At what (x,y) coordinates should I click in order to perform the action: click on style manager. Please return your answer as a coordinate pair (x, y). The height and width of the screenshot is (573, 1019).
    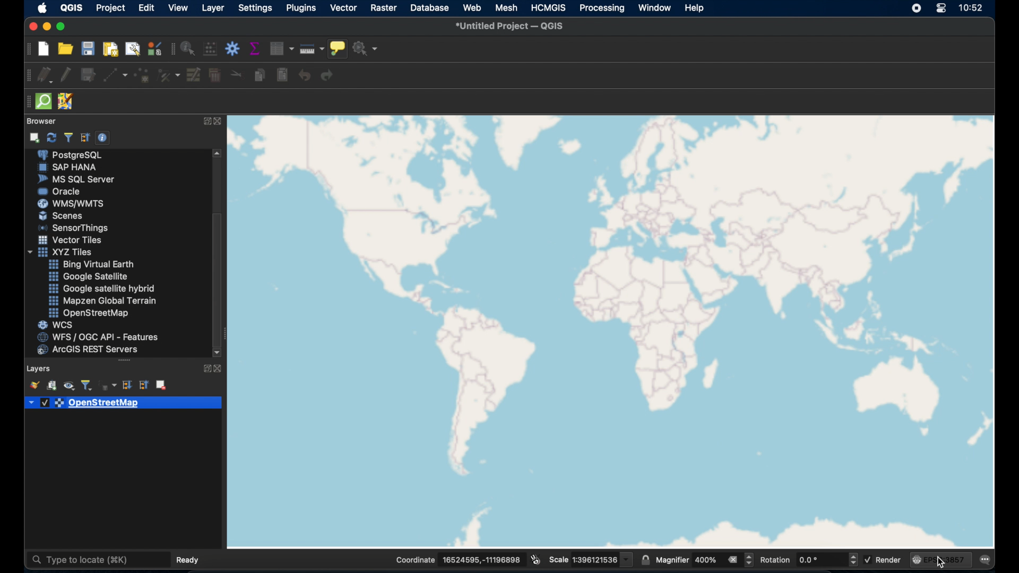
    Looking at the image, I should click on (154, 48).